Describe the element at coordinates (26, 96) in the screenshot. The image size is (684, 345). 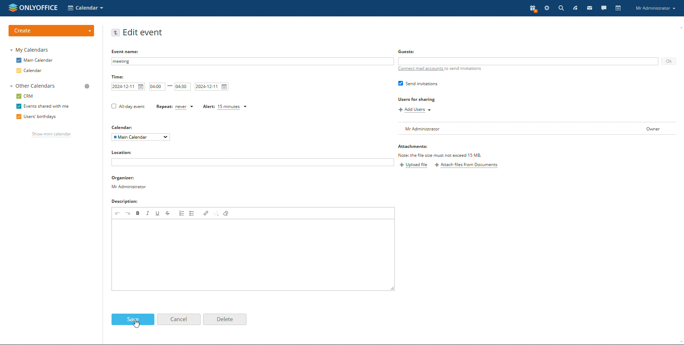
I see `crm` at that location.